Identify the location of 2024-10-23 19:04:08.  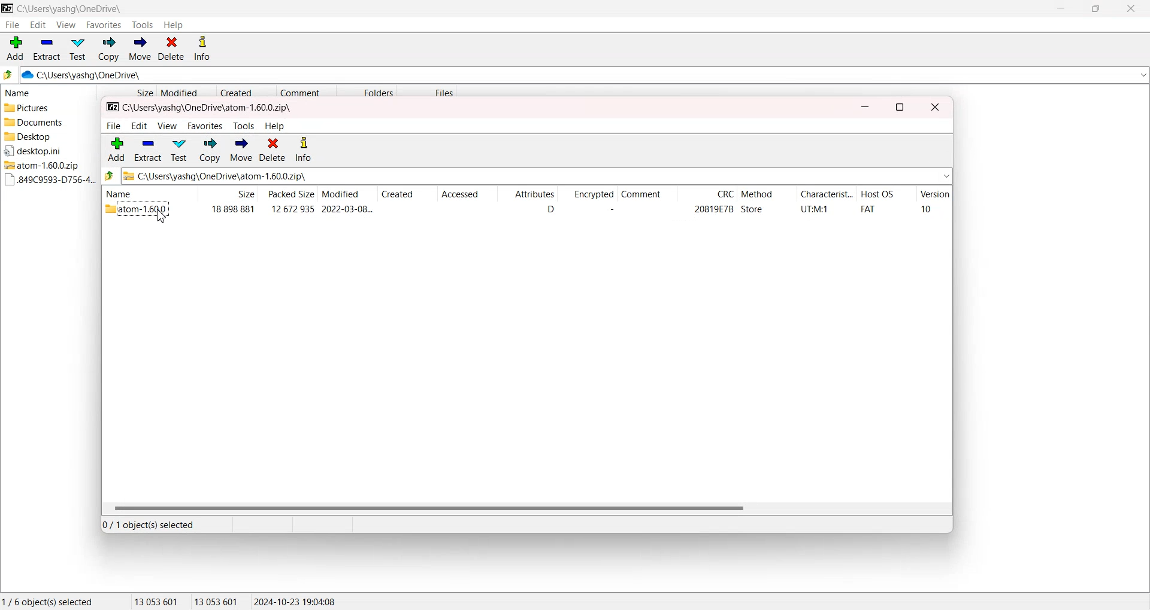
(296, 601).